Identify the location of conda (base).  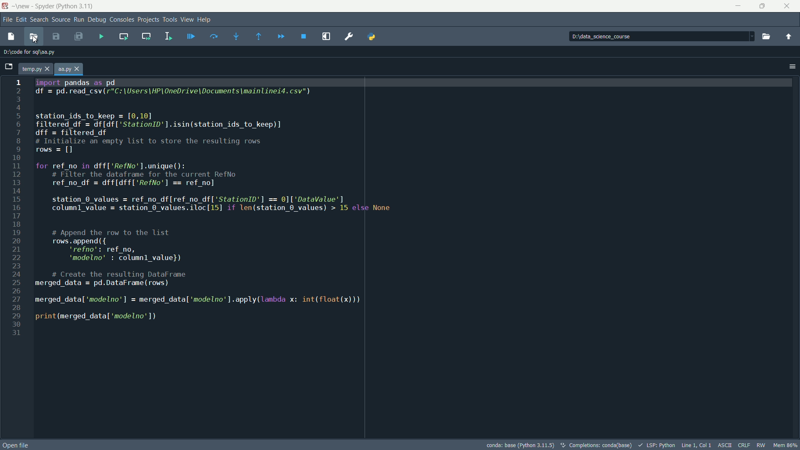
(597, 445).